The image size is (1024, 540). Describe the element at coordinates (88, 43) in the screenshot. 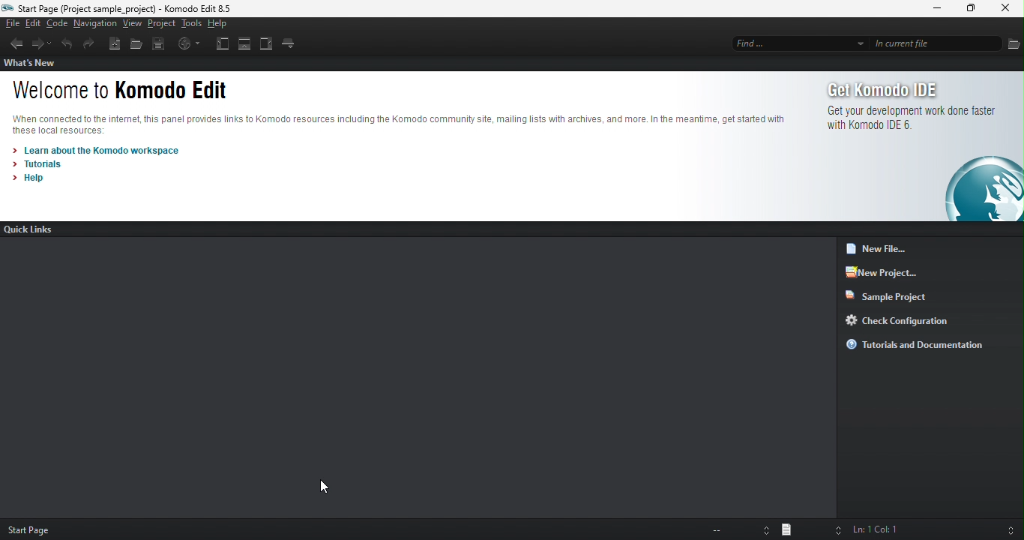

I see `redo` at that location.